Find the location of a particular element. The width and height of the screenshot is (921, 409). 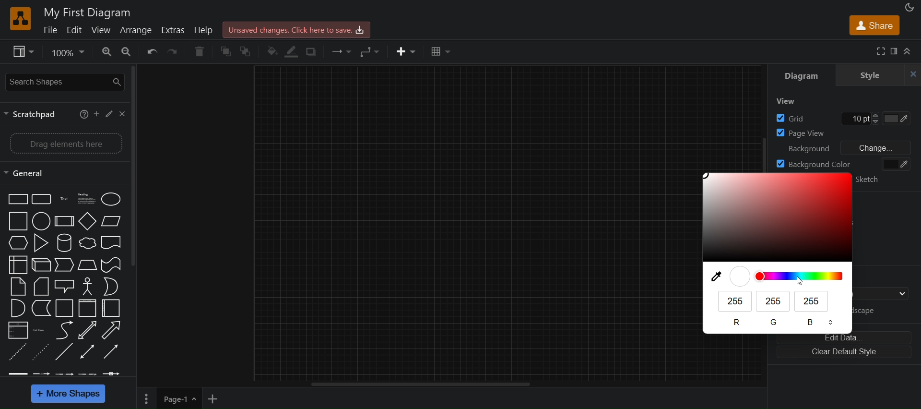

inser is located at coordinates (407, 52).